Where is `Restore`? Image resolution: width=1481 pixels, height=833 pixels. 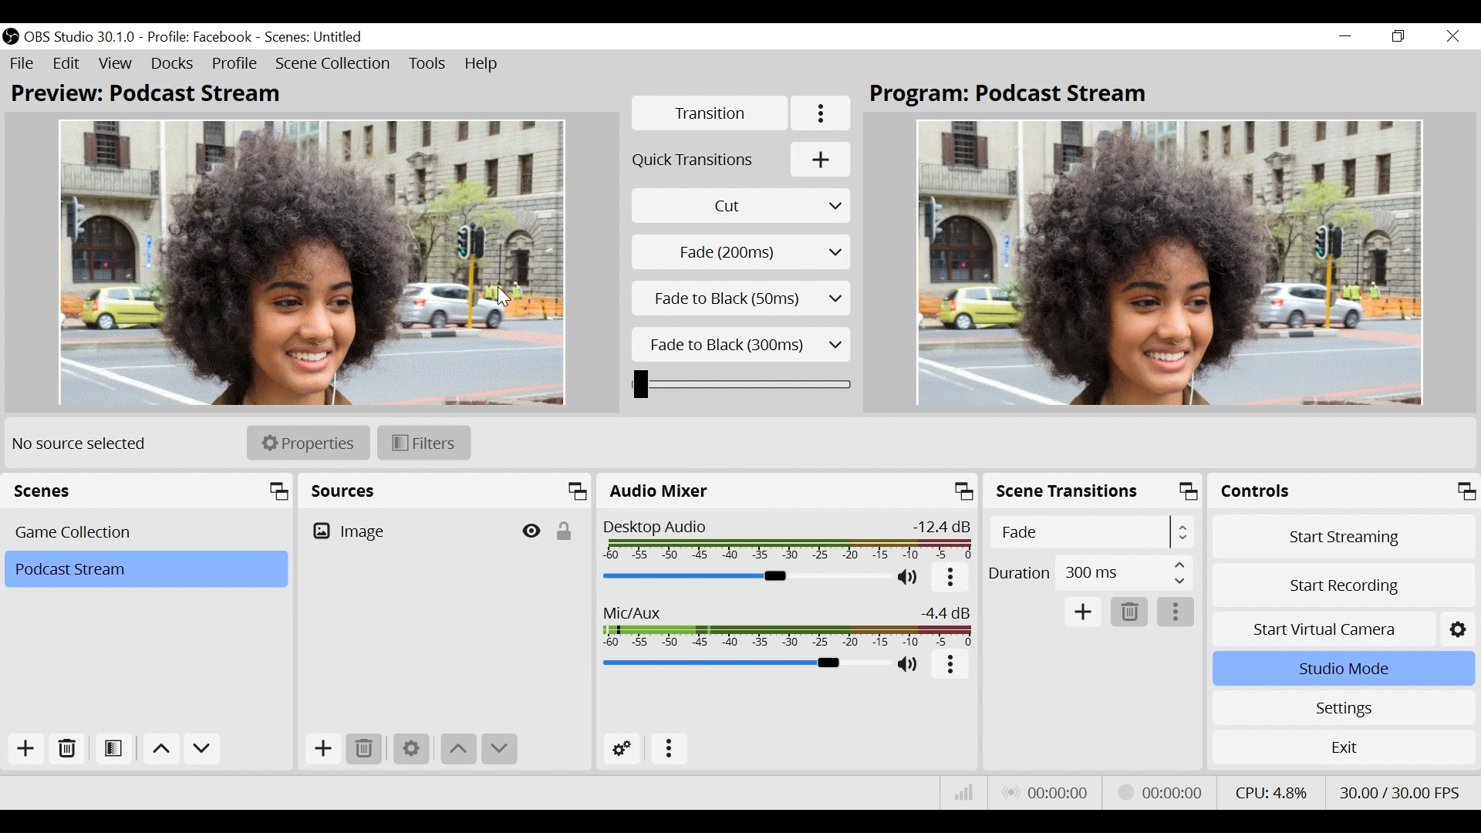 Restore is located at coordinates (1397, 36).